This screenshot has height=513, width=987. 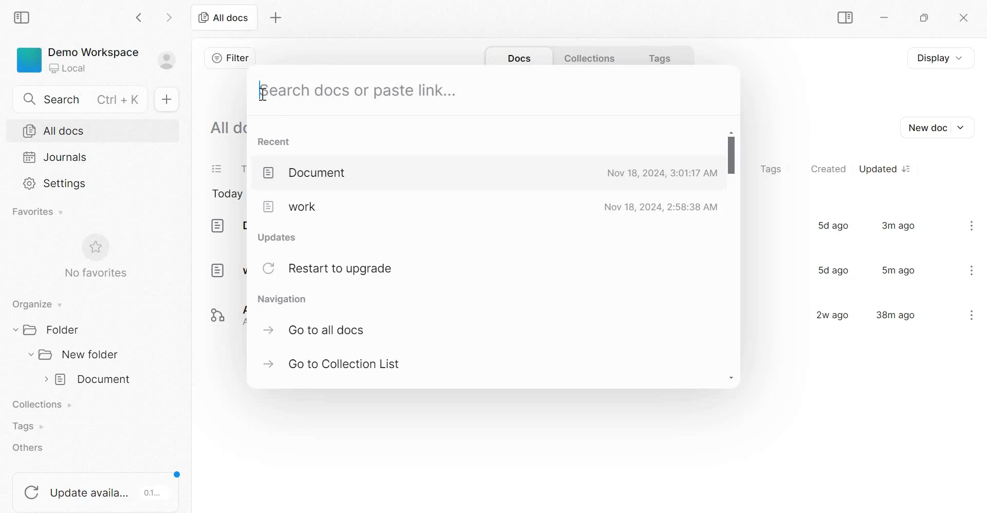 I want to click on go to collection list, so click(x=334, y=365).